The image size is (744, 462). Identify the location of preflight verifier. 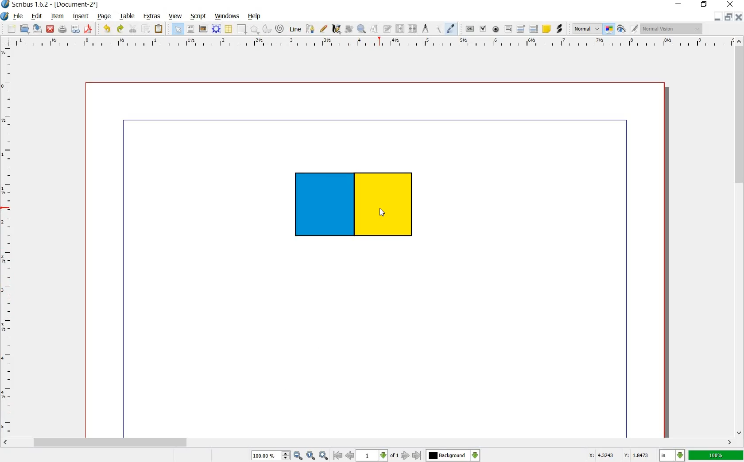
(75, 29).